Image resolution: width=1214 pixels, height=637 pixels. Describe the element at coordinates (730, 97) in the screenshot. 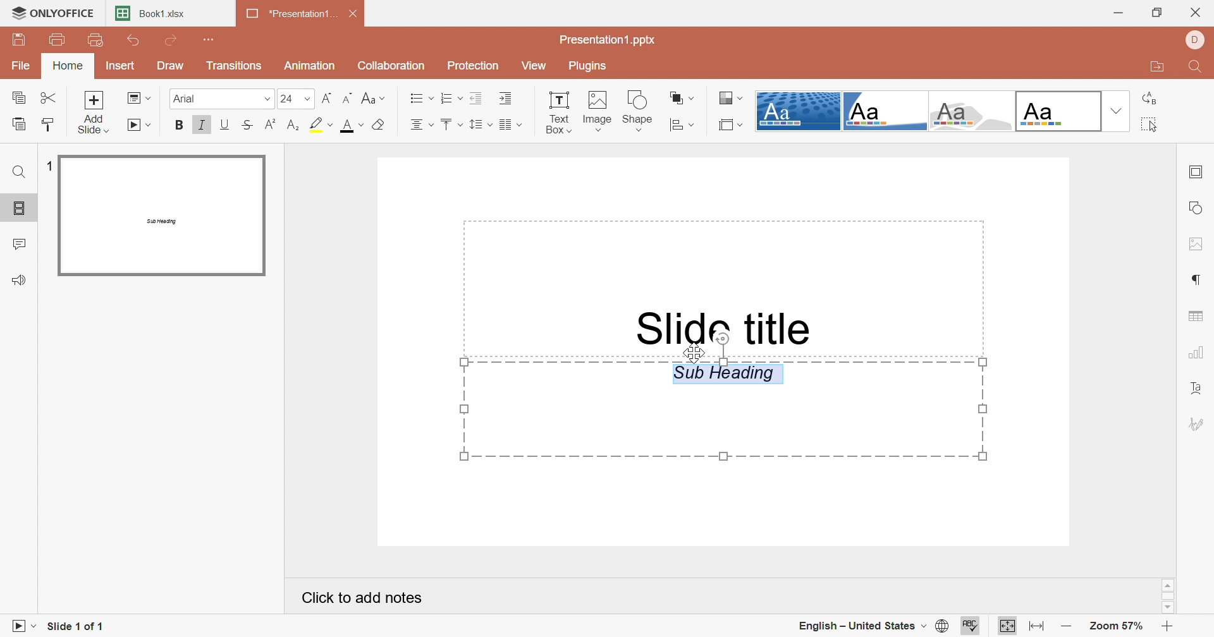

I see `Change color theme` at that location.